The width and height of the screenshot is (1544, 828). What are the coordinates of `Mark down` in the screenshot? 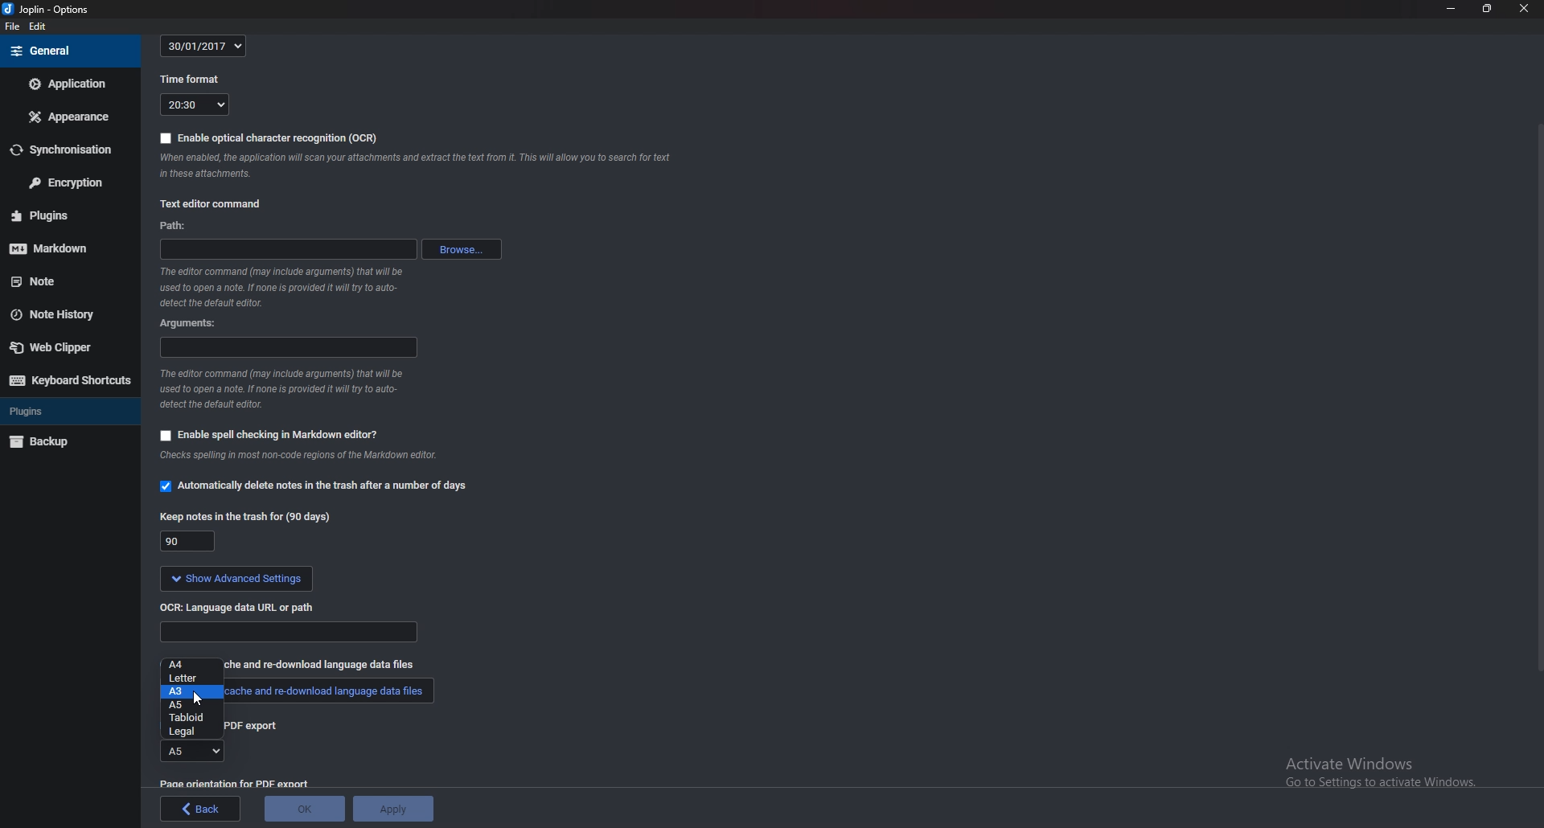 It's located at (60, 248).